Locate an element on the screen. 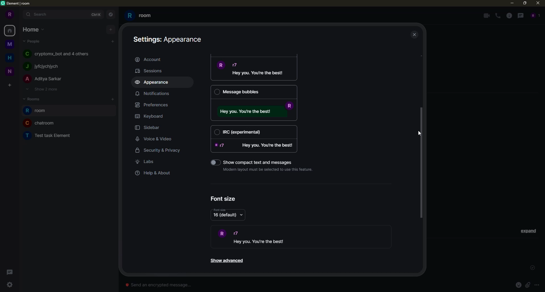  font size is located at coordinates (220, 210).